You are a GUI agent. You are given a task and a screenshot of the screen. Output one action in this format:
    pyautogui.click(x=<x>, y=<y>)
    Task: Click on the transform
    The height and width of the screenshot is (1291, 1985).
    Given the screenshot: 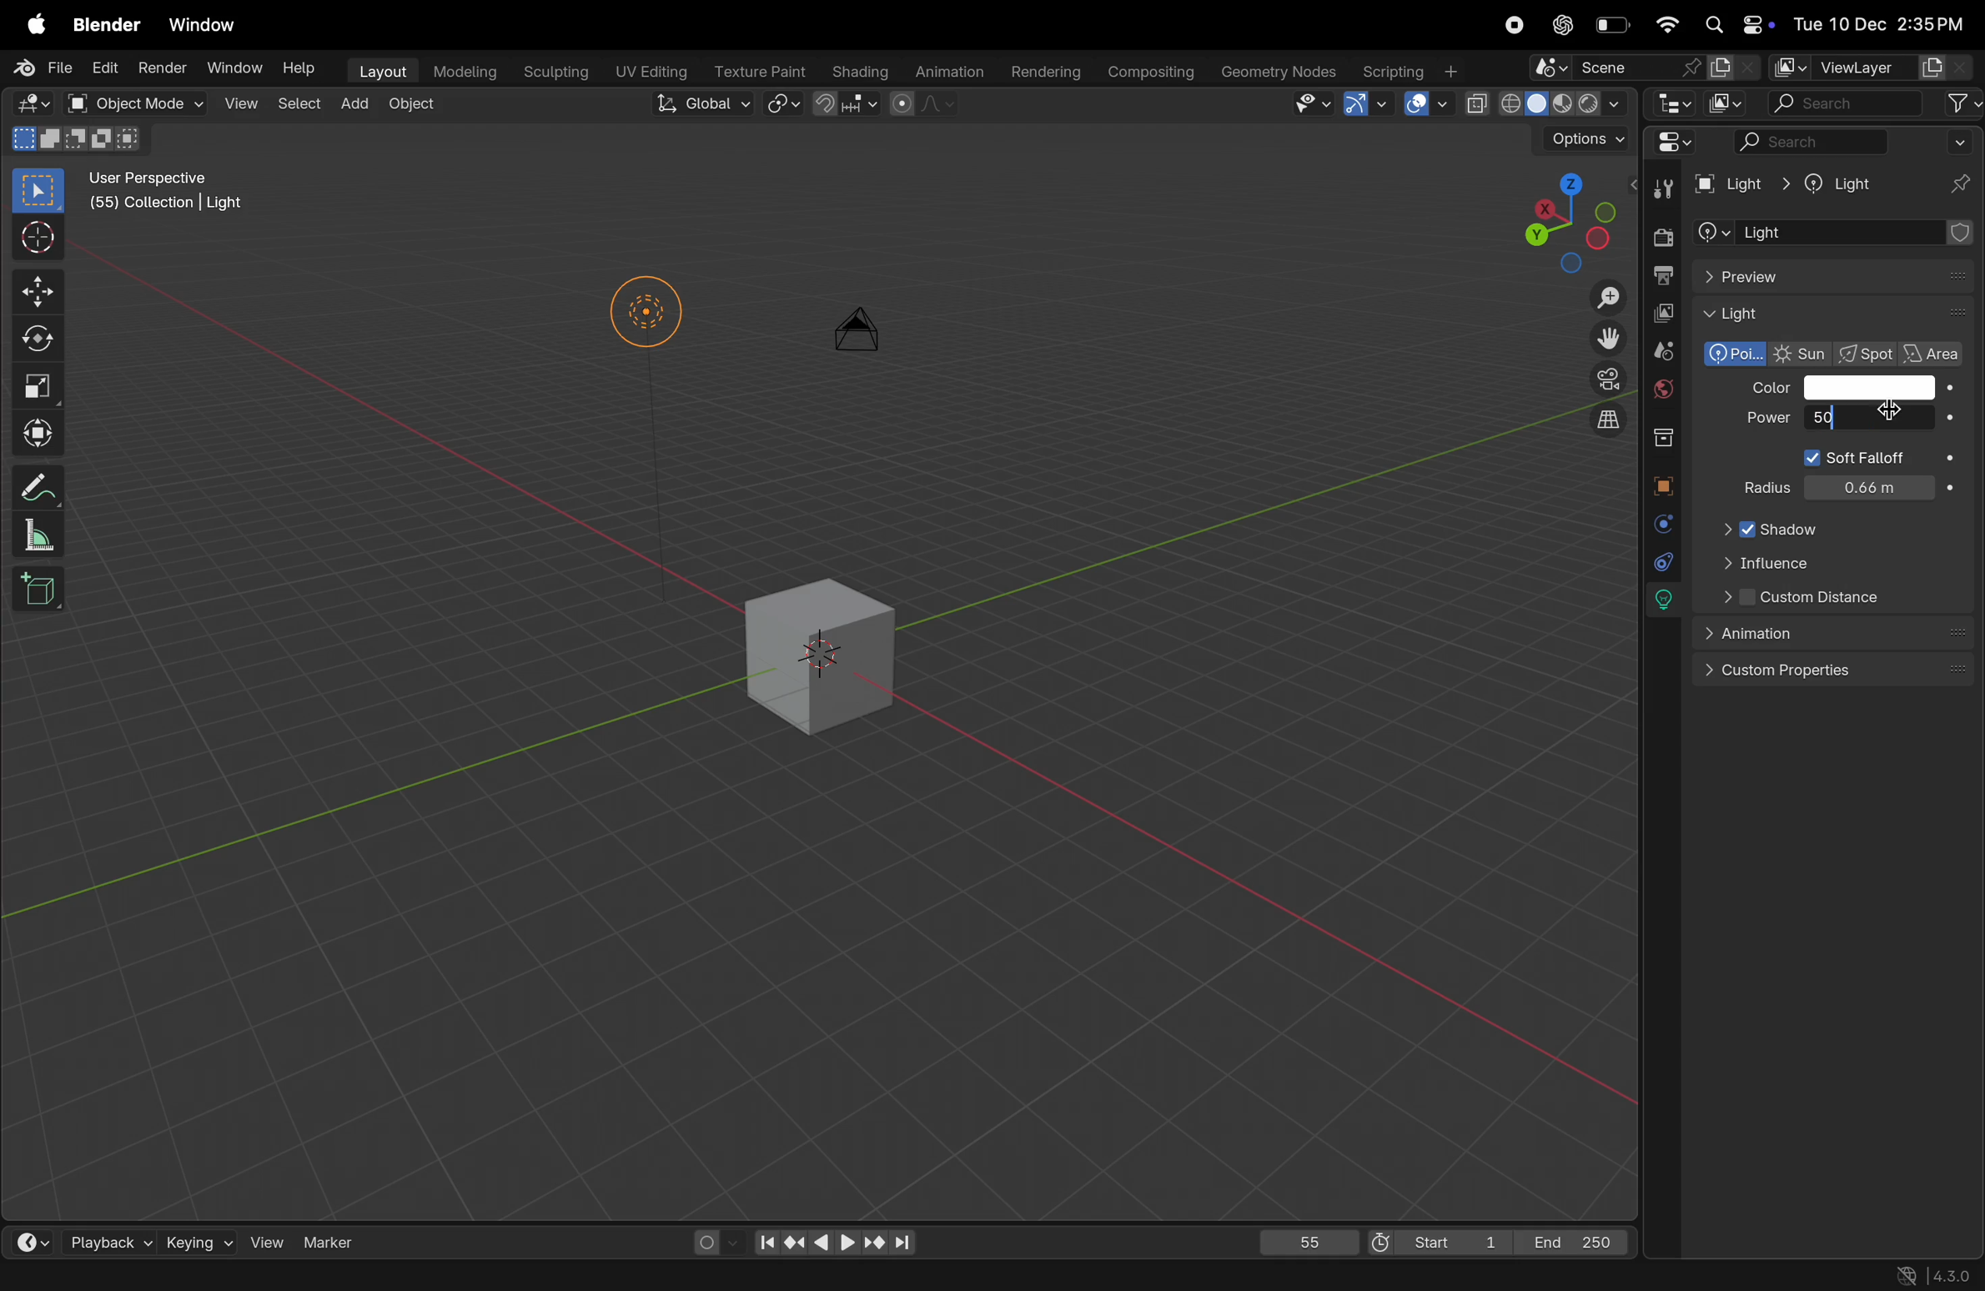 What is the action you would take?
    pyautogui.click(x=40, y=437)
    